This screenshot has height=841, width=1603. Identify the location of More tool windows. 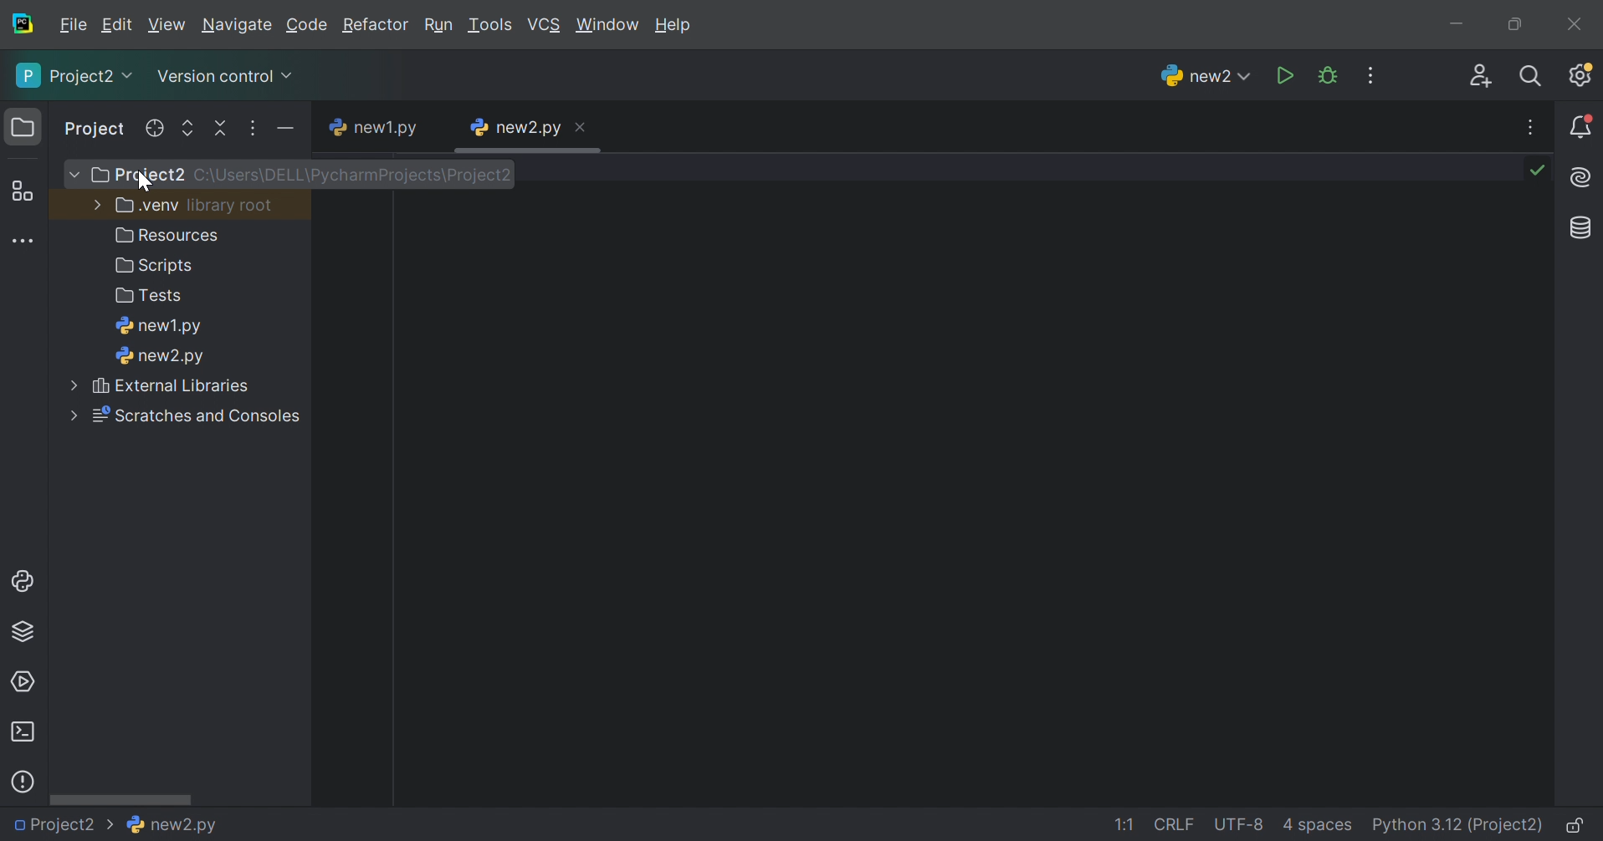
(22, 240).